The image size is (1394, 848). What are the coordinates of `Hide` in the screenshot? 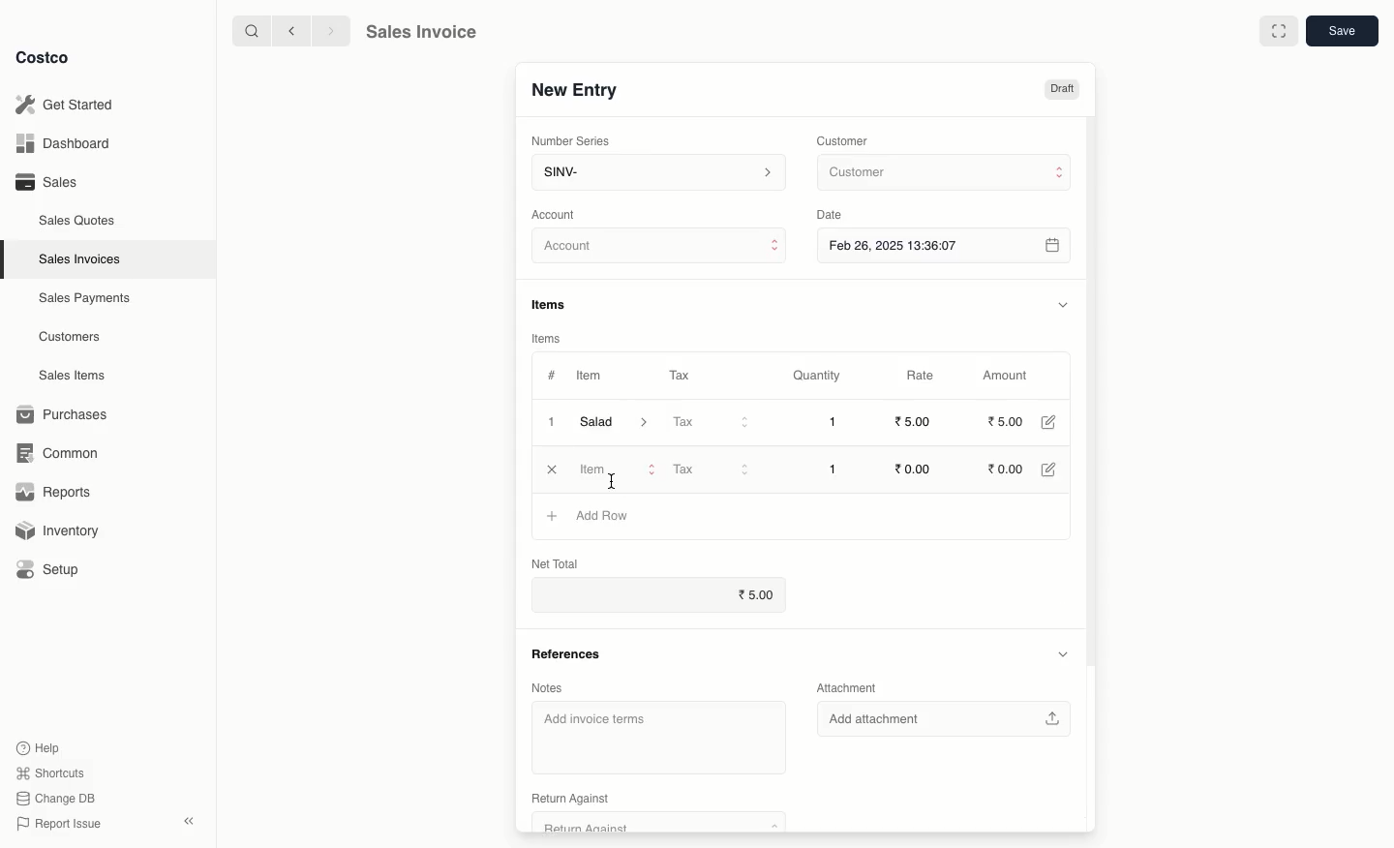 It's located at (1062, 304).